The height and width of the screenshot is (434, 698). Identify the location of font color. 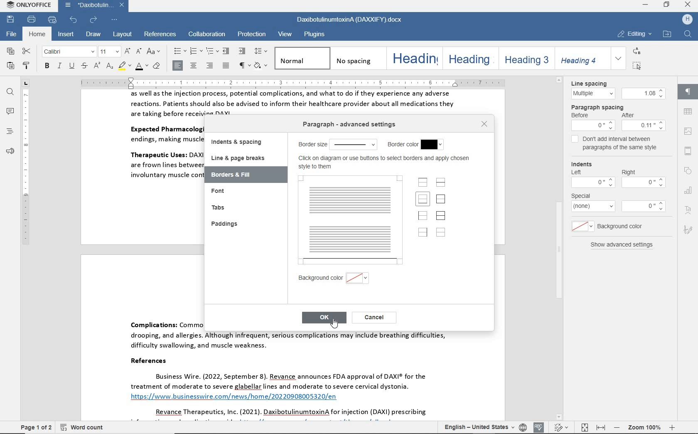
(141, 67).